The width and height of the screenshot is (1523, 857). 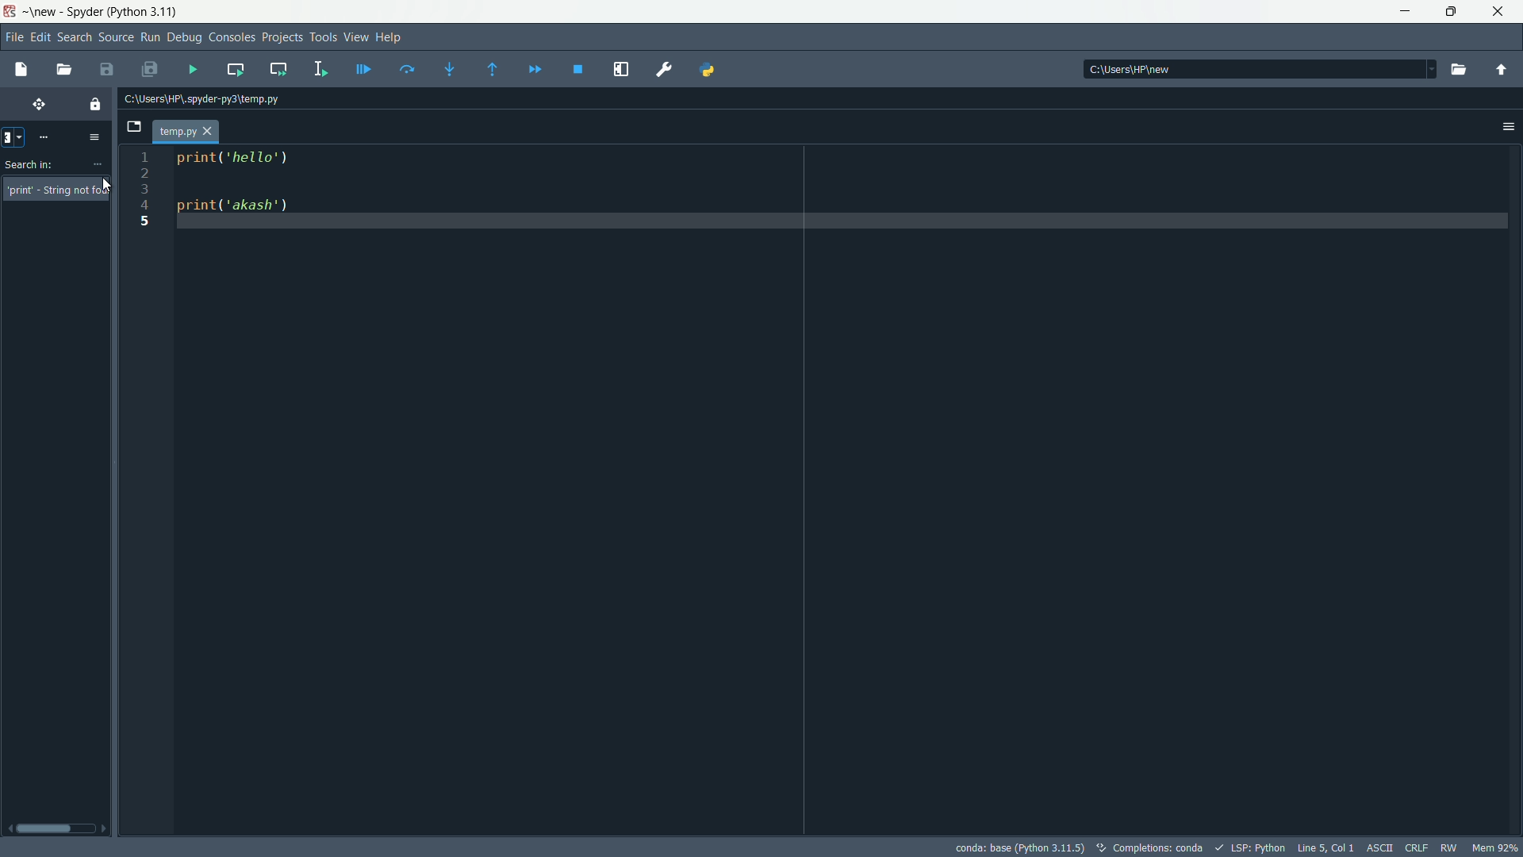 I want to click on View Menu, so click(x=355, y=37).